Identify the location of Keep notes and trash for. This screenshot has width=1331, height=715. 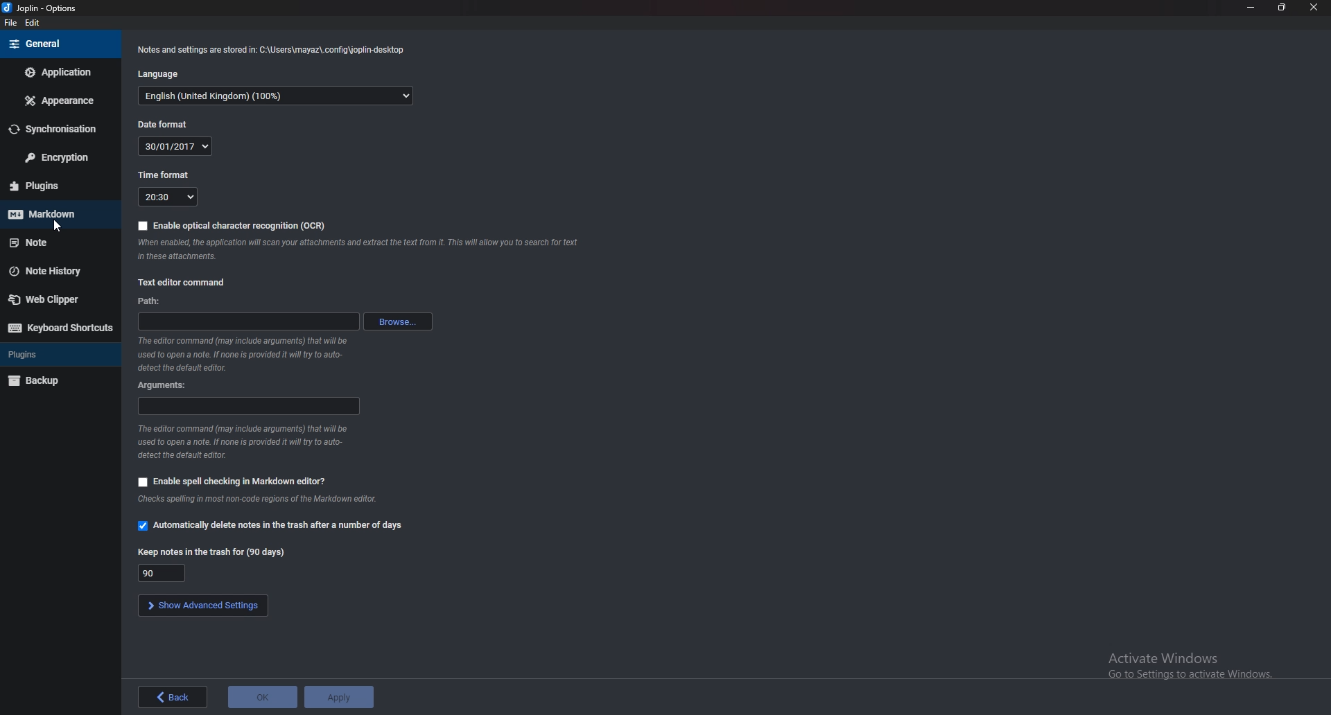
(210, 552).